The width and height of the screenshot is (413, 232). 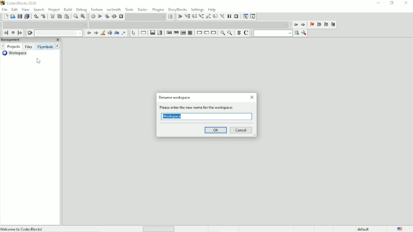 What do you see at coordinates (134, 33) in the screenshot?
I see `Select` at bounding box center [134, 33].